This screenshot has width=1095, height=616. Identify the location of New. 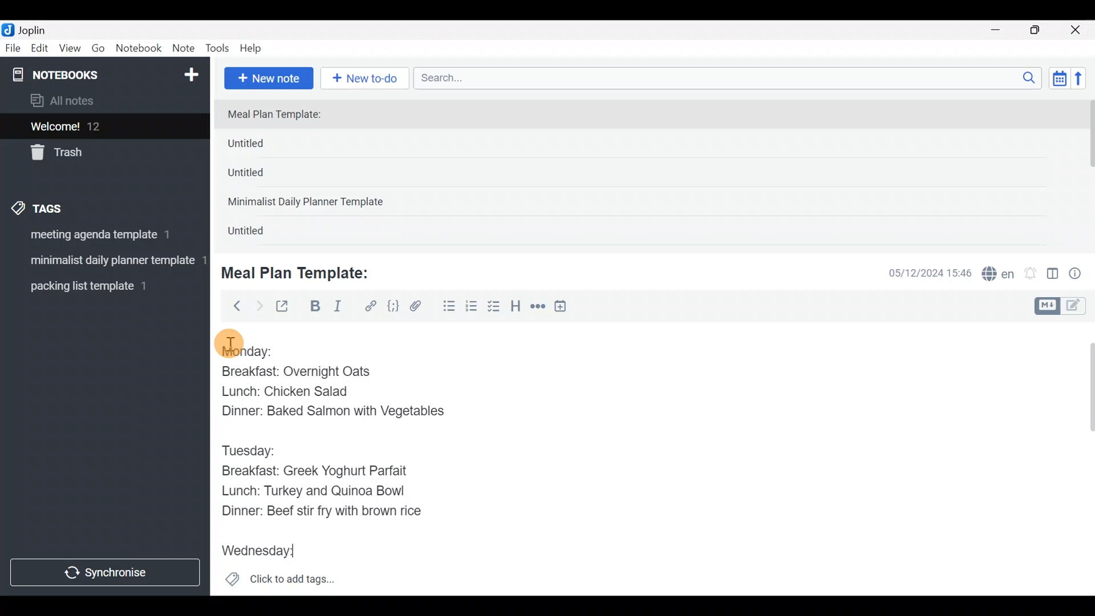
(190, 72).